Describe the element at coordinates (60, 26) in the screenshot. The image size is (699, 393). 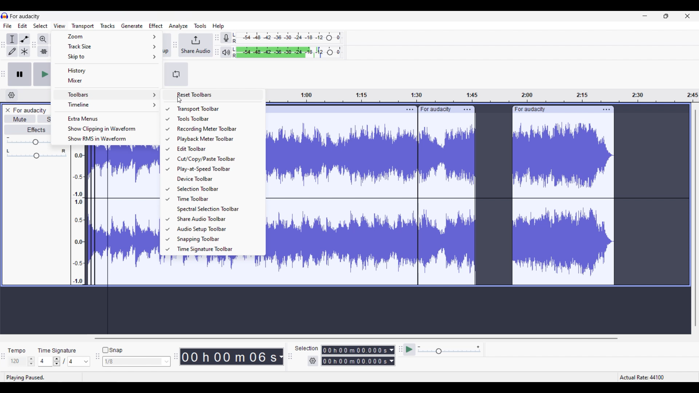
I see `View menu` at that location.